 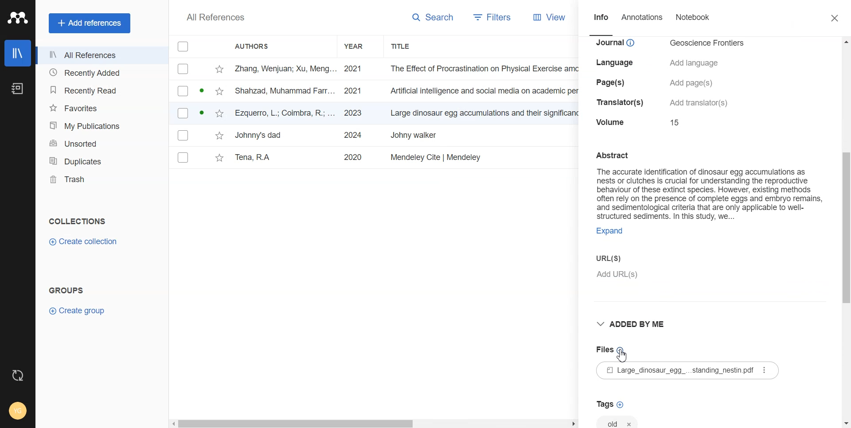 What do you see at coordinates (183, 113) in the screenshot?
I see `Checkbox` at bounding box center [183, 113].